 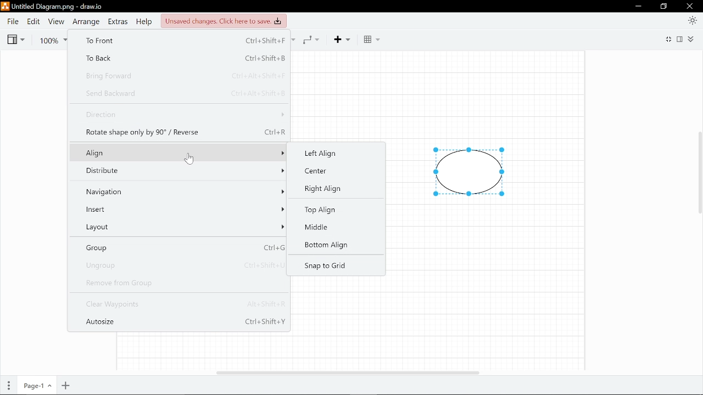 I want to click on Middle, so click(x=322, y=228).